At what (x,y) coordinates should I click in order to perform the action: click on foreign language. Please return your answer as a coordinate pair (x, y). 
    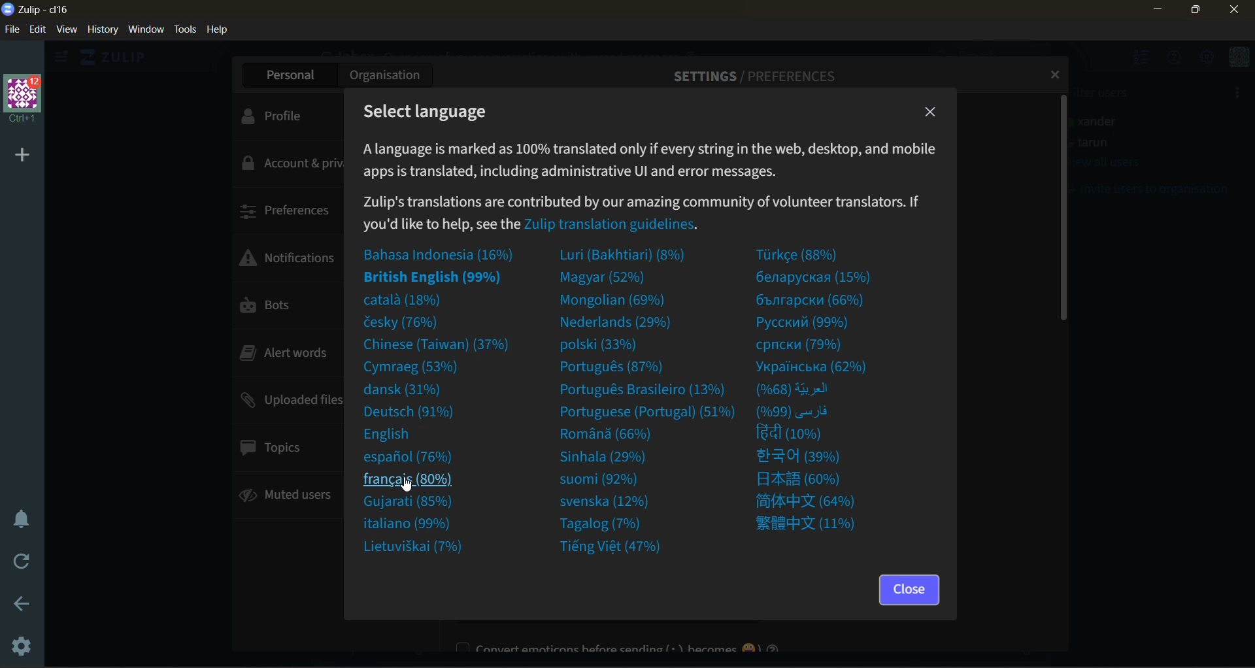
    Looking at the image, I should click on (812, 324).